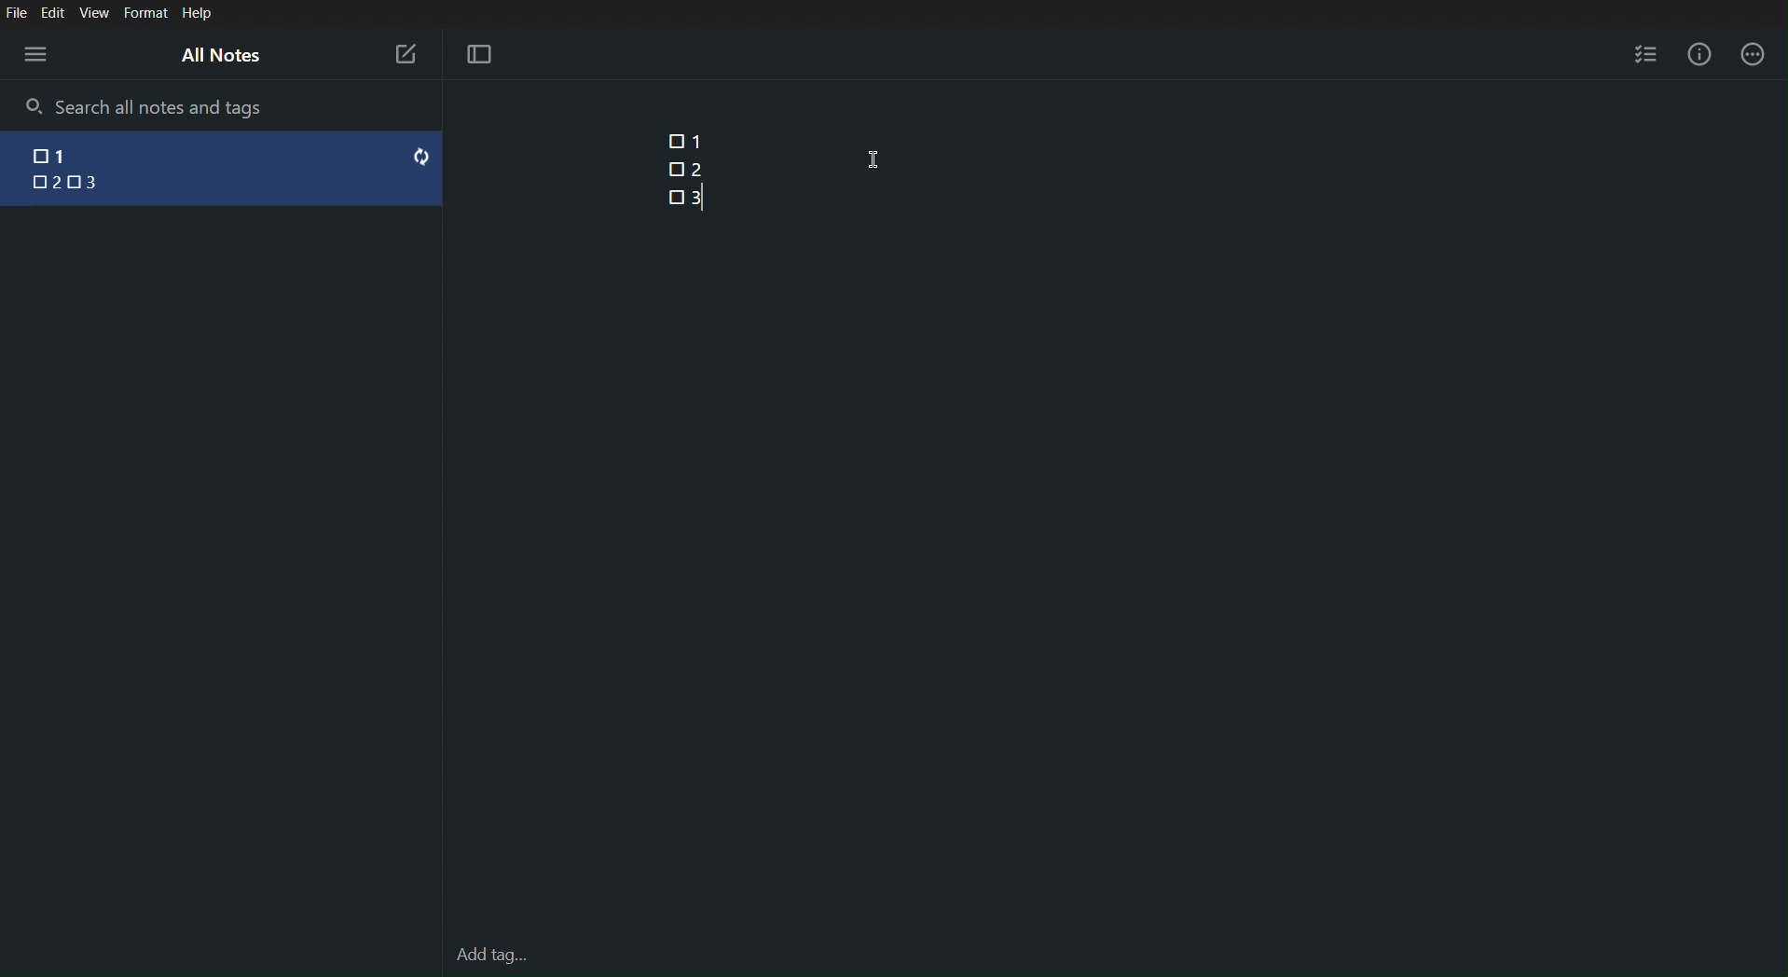 The height and width of the screenshot is (977, 1788). I want to click on Focus Mode, so click(478, 55).